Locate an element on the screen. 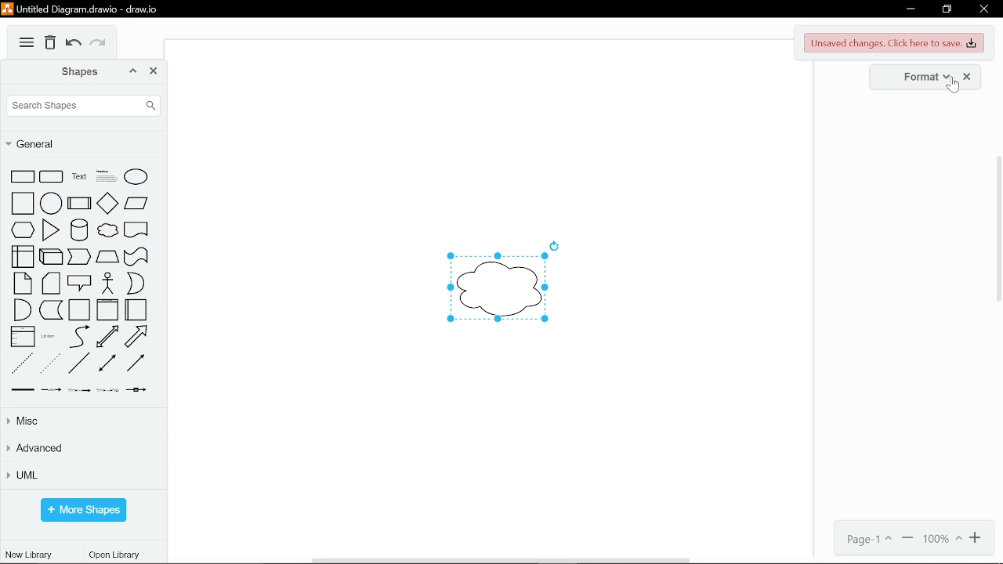 This screenshot has height=564, width=1003. vertical container is located at coordinates (108, 310).